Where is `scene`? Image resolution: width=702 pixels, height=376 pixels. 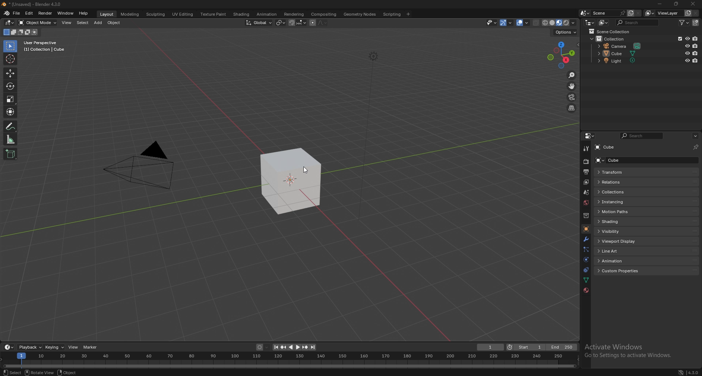 scene is located at coordinates (586, 192).